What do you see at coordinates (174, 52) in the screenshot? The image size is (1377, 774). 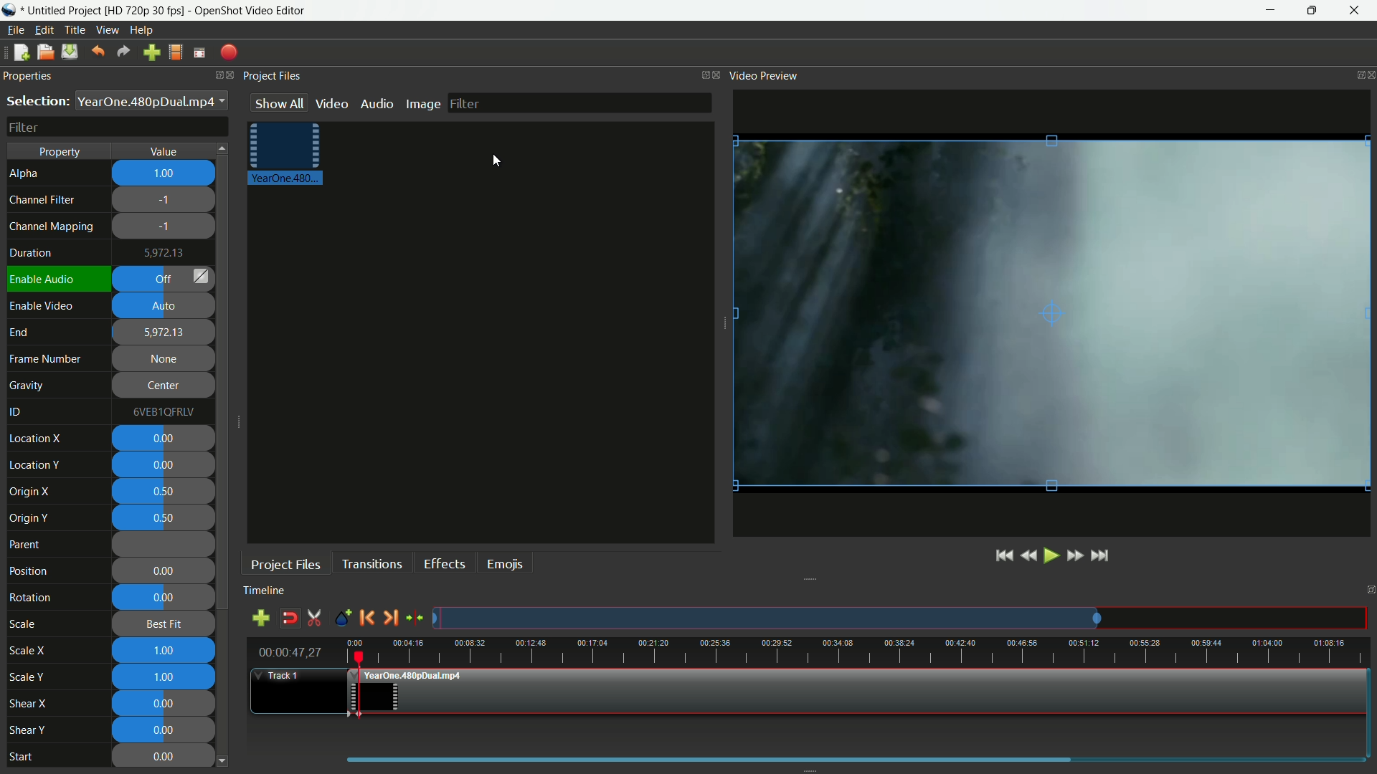 I see `profile` at bounding box center [174, 52].